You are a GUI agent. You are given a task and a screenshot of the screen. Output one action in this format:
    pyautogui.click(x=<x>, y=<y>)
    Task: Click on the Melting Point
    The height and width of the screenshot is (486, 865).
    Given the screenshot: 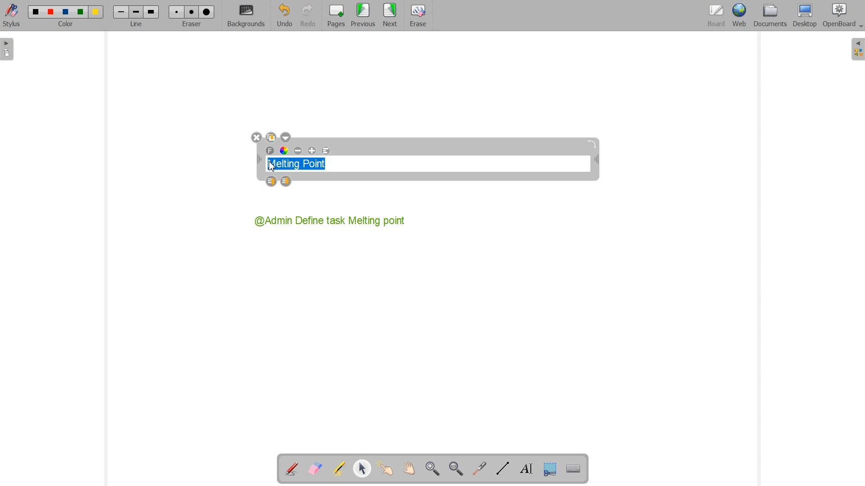 What is the action you would take?
    pyautogui.click(x=300, y=162)
    